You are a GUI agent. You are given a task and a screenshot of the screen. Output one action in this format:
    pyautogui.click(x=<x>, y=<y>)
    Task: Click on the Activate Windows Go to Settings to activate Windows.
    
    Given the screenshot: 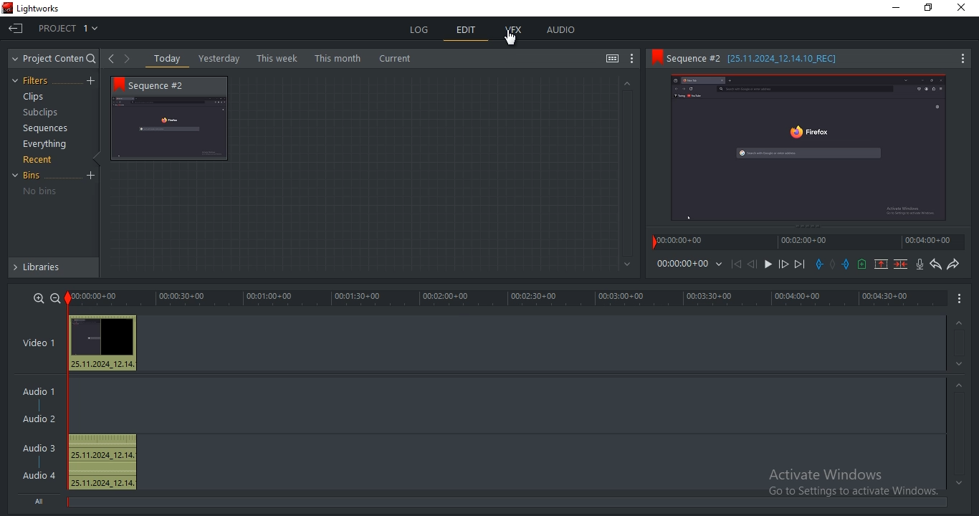 What is the action you would take?
    pyautogui.click(x=851, y=486)
    